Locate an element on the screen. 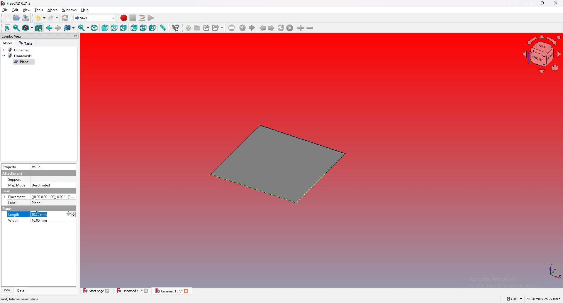 This screenshot has width=563, height=303. plane is located at coordinates (23, 62).